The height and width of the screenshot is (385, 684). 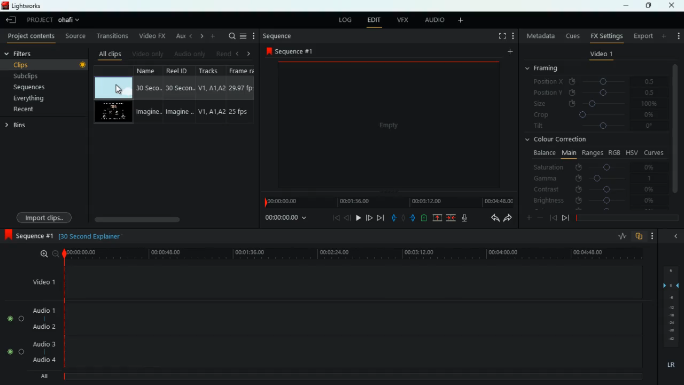 What do you see at coordinates (594, 81) in the screenshot?
I see `position x` at bounding box center [594, 81].